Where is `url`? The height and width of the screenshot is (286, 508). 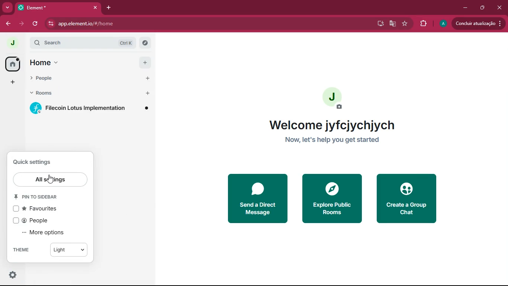 url is located at coordinates (107, 24).